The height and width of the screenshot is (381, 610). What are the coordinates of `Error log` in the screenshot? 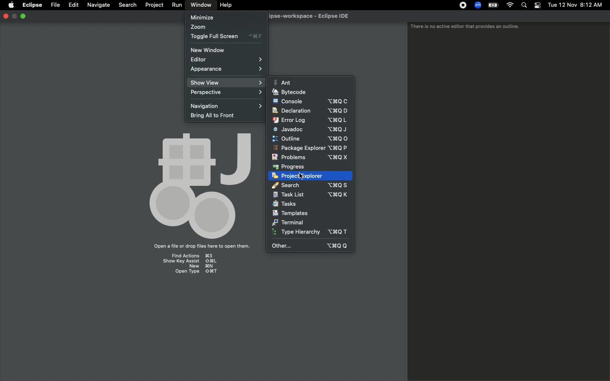 It's located at (311, 120).